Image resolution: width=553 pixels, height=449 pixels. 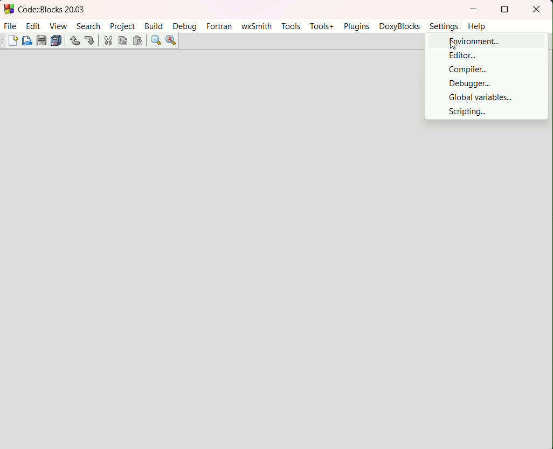 I want to click on logo and name, so click(x=10, y=10).